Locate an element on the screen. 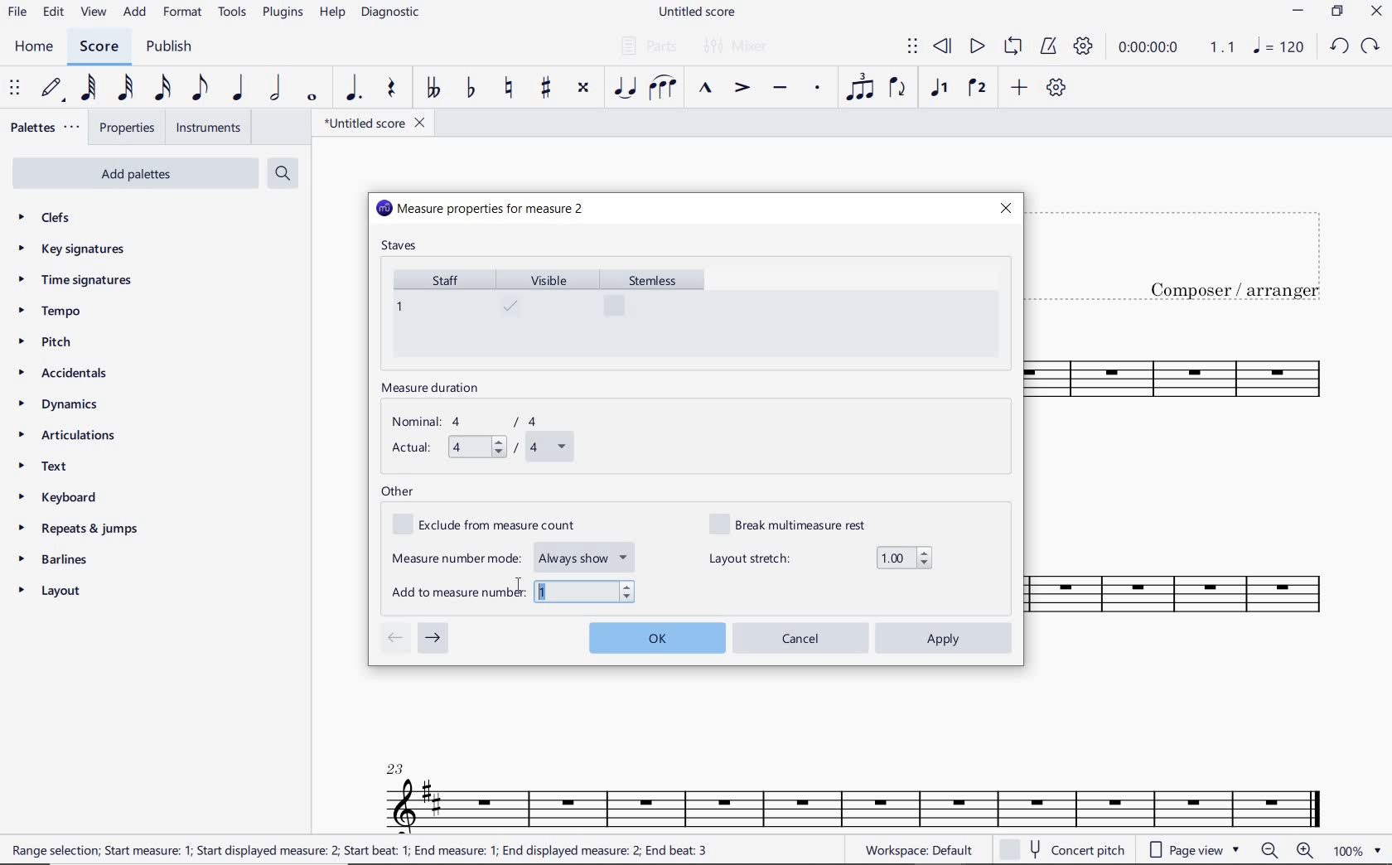 This screenshot has height=865, width=1392. CLEFS is located at coordinates (55, 219).